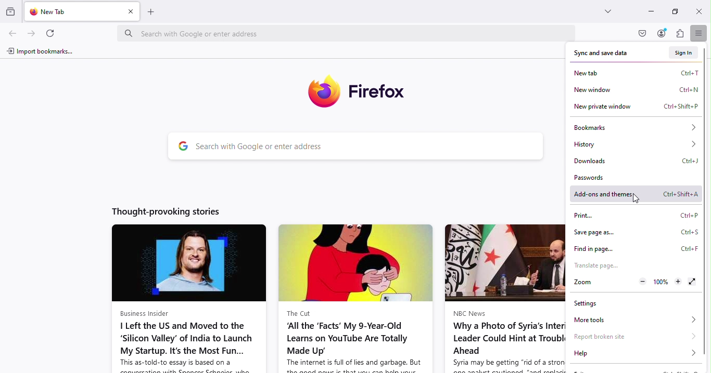  Describe the element at coordinates (606, 177) in the screenshot. I see `Passwords` at that location.